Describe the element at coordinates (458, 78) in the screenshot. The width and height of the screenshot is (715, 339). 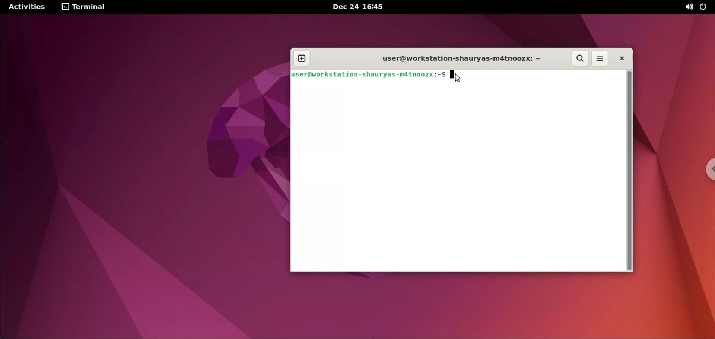
I see `cursor` at that location.